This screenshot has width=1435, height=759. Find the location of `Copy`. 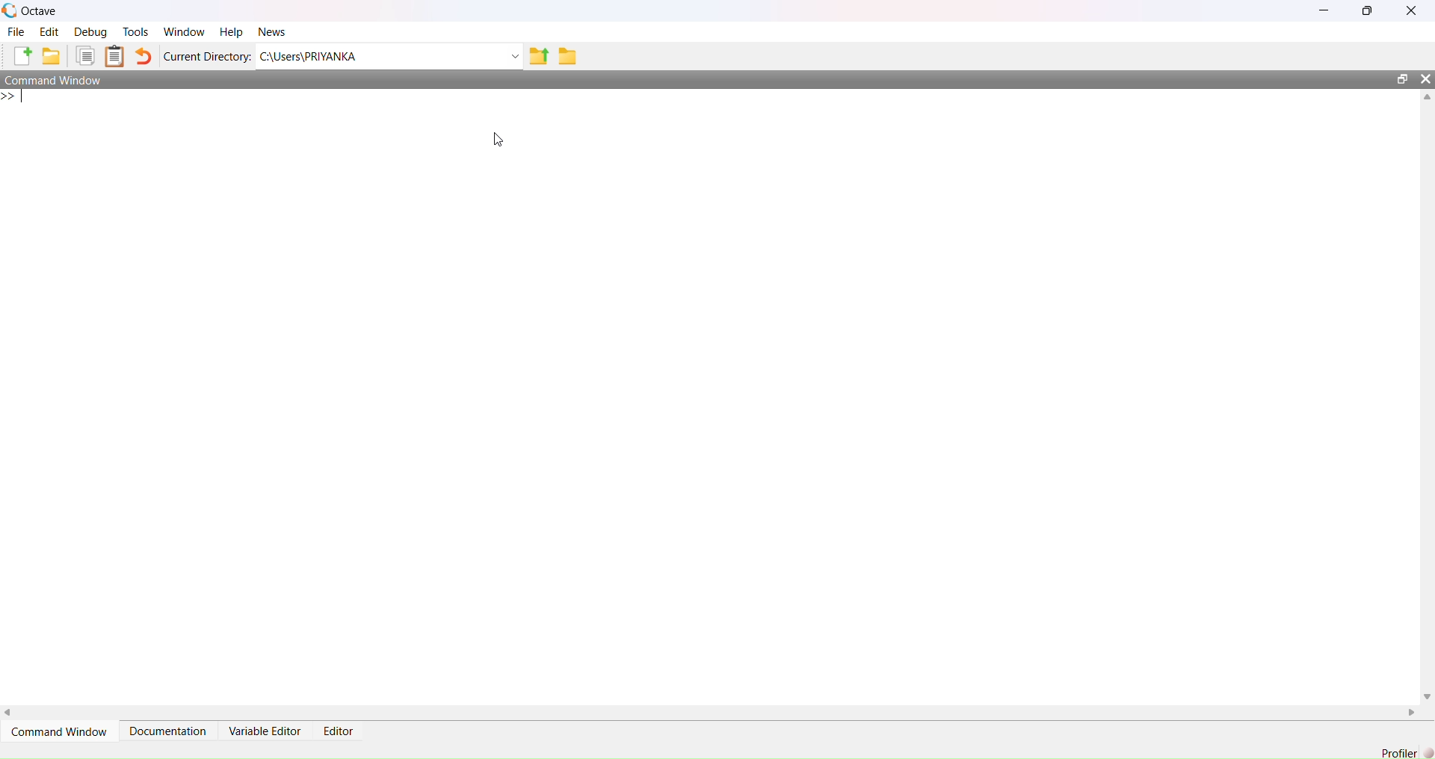

Copy is located at coordinates (86, 58).